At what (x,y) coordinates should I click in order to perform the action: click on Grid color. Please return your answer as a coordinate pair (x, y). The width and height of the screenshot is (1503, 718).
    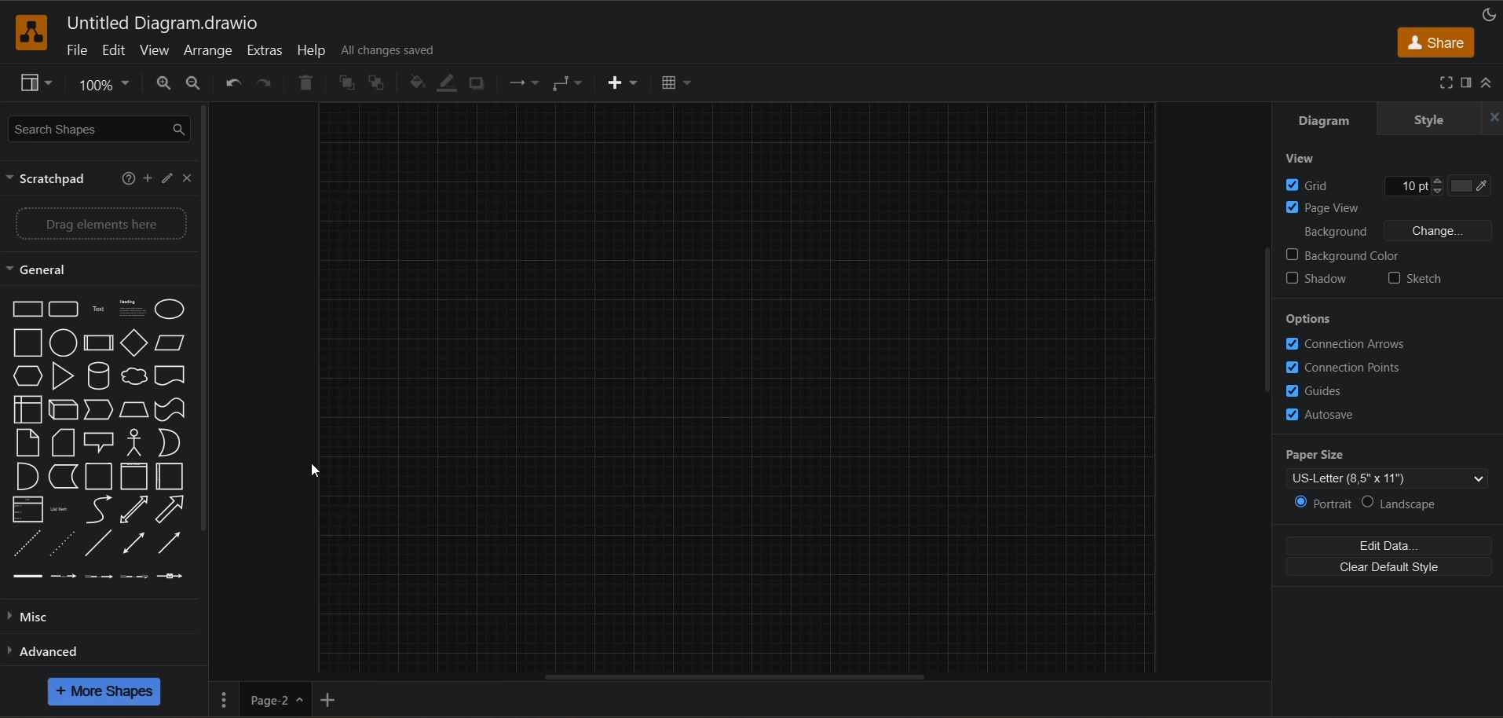
    Looking at the image, I should click on (1465, 186).